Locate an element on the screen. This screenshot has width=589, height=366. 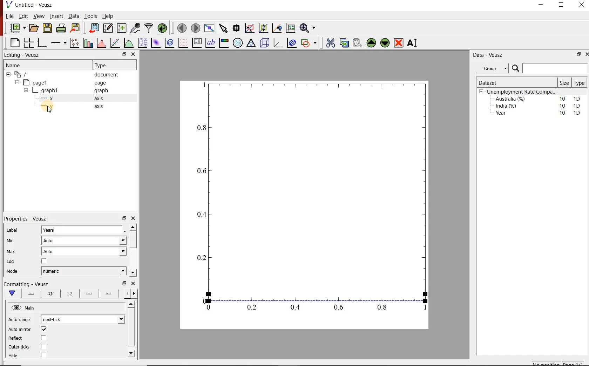
major tick is located at coordinates (89, 293).